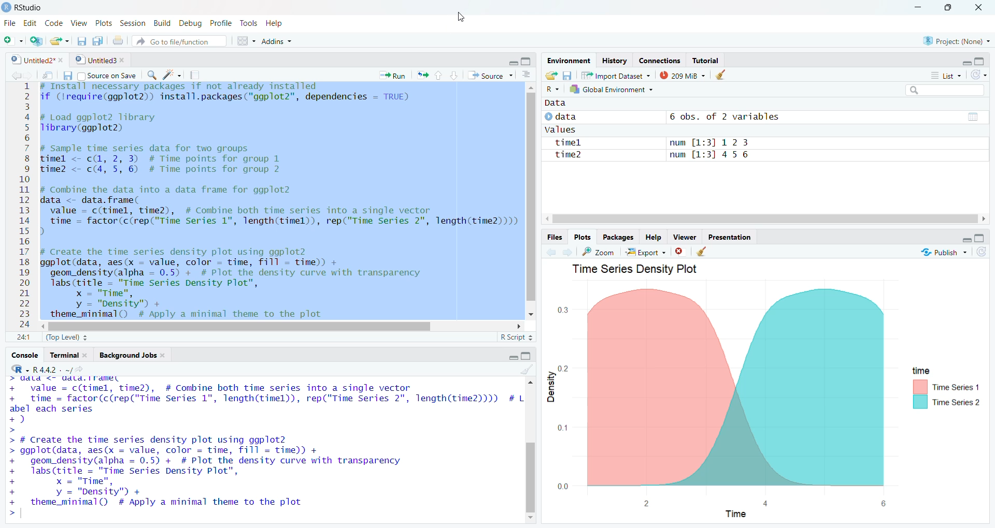 Image resolution: width=995 pixels, height=528 pixels. What do you see at coordinates (276, 42) in the screenshot?
I see `Addins ` at bounding box center [276, 42].